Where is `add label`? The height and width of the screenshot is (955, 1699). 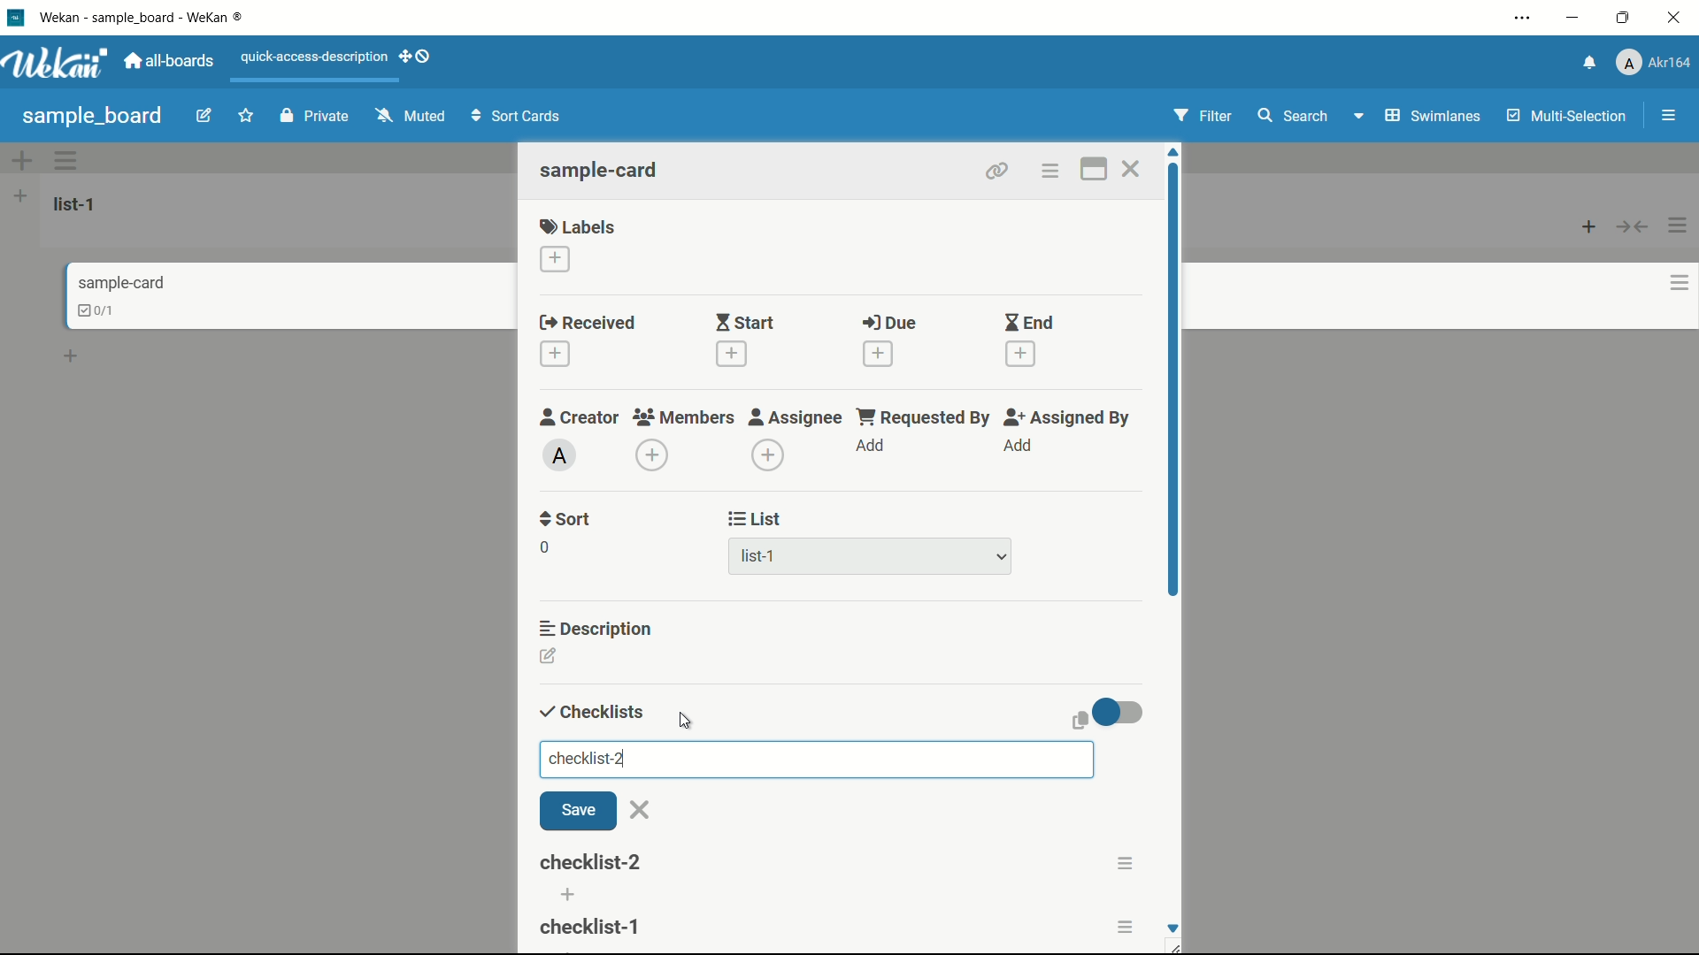 add label is located at coordinates (557, 260).